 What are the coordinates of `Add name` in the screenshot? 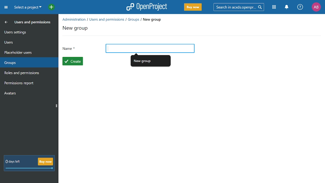 It's located at (150, 48).